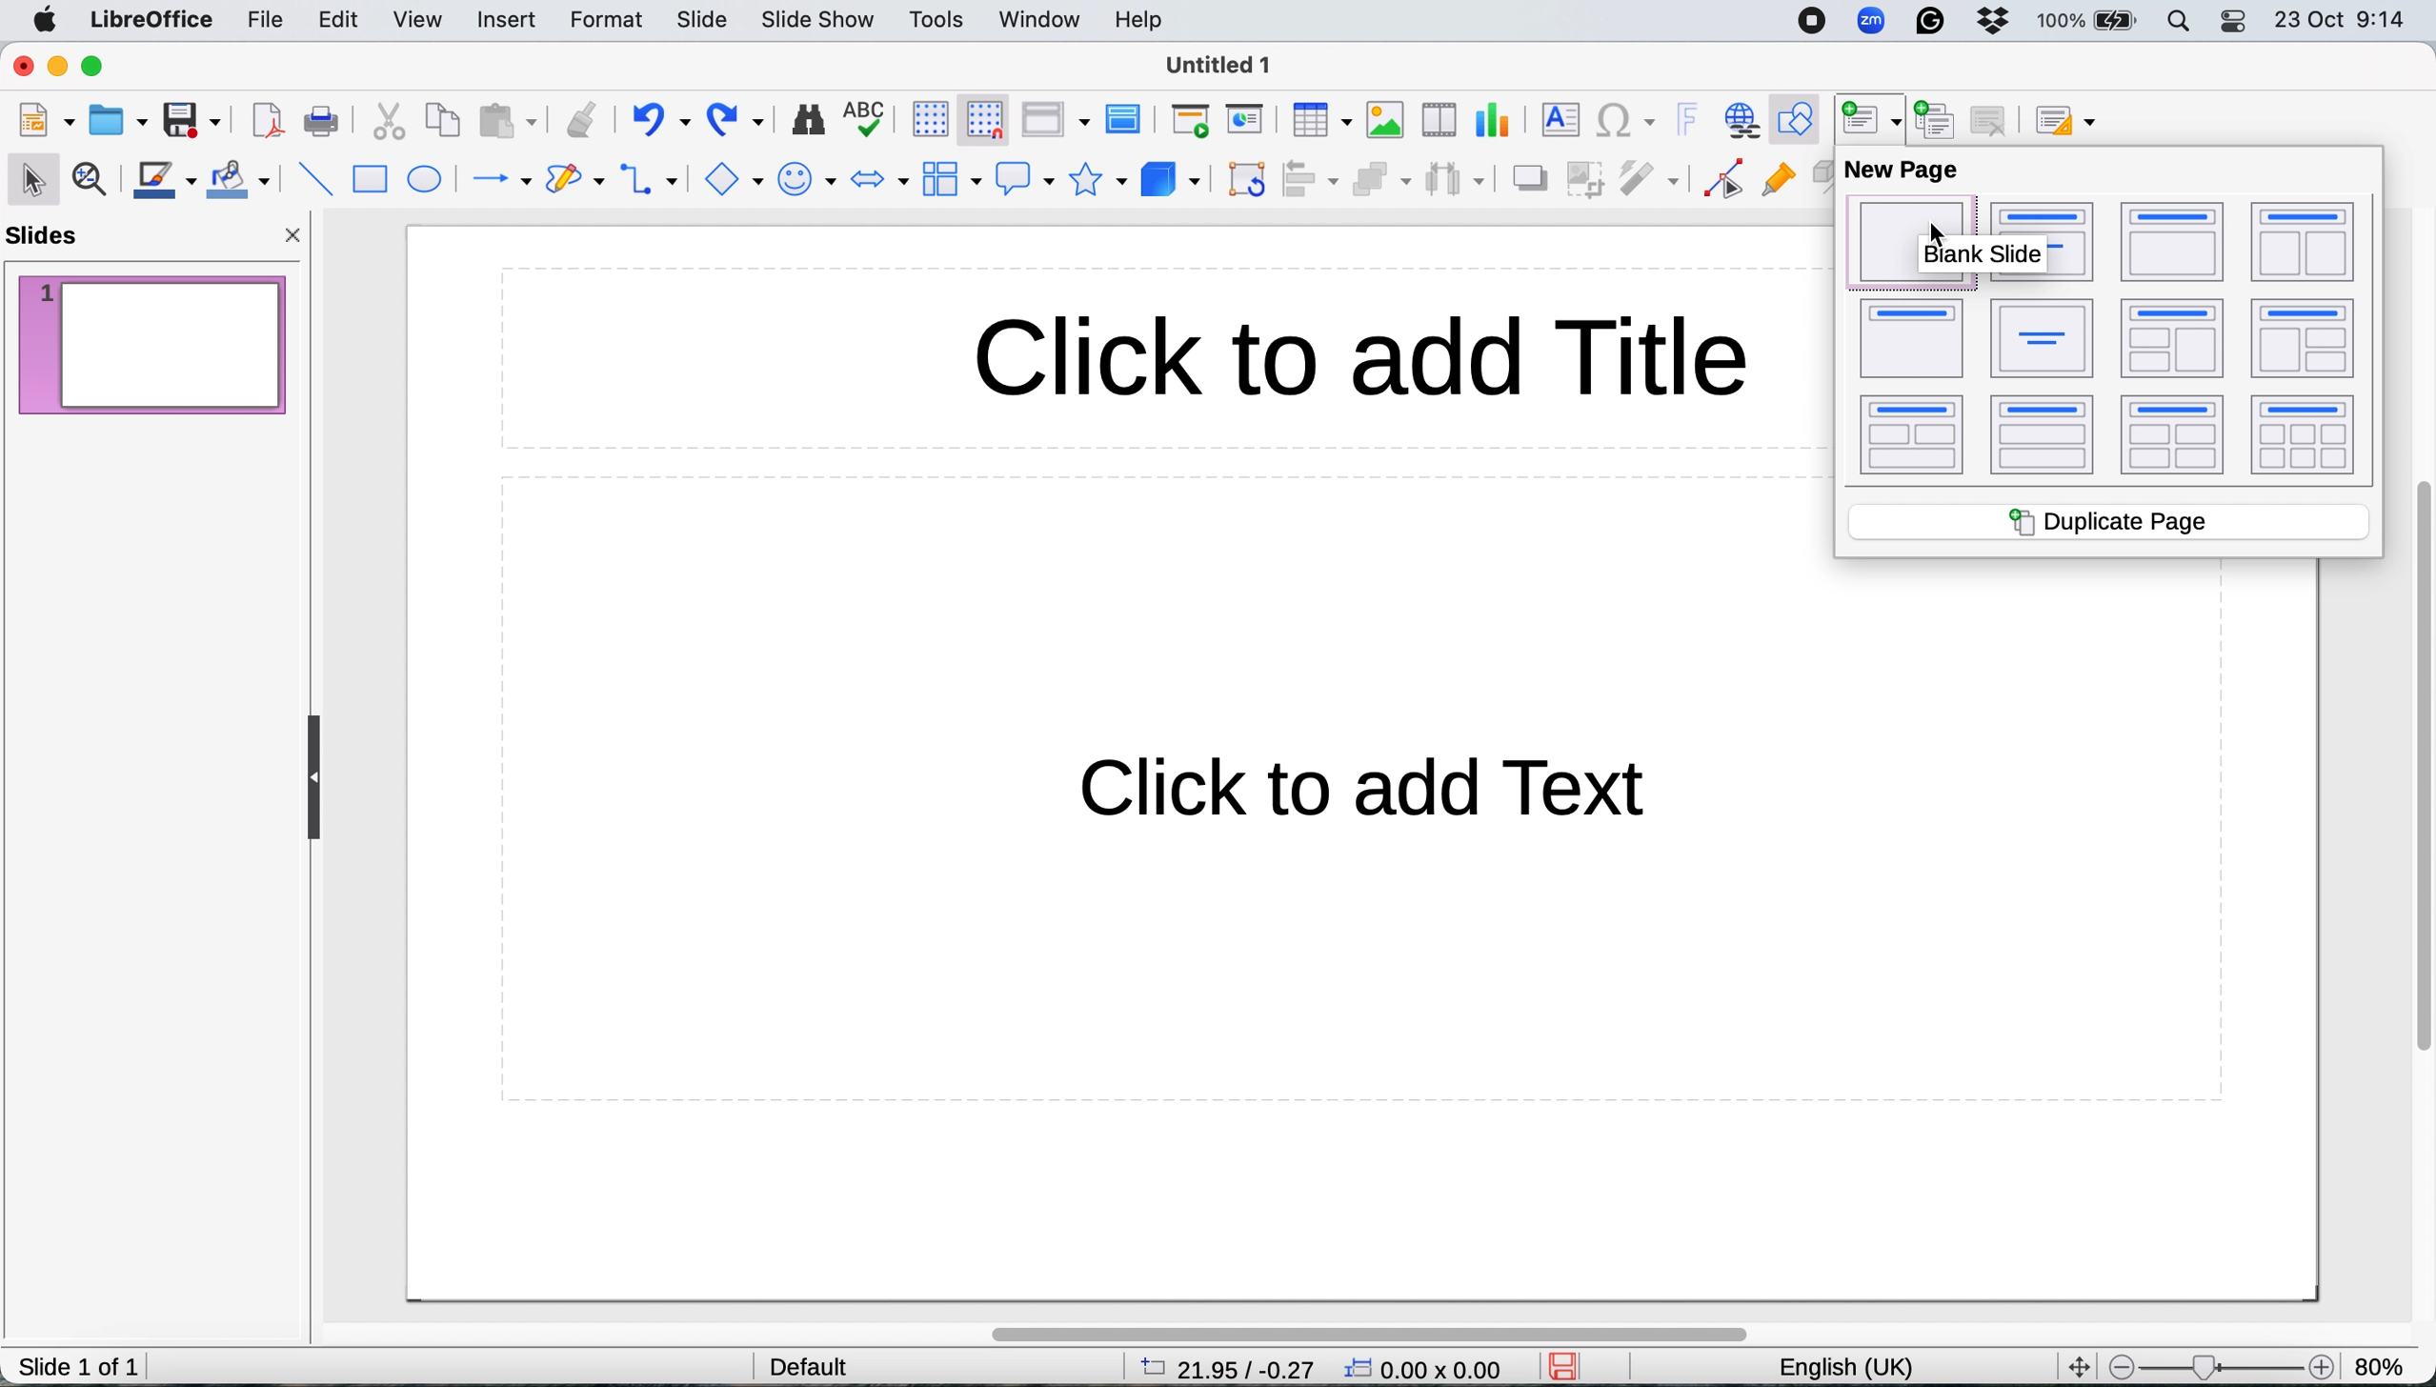 The width and height of the screenshot is (2436, 1387). I want to click on master slide, so click(1127, 120).